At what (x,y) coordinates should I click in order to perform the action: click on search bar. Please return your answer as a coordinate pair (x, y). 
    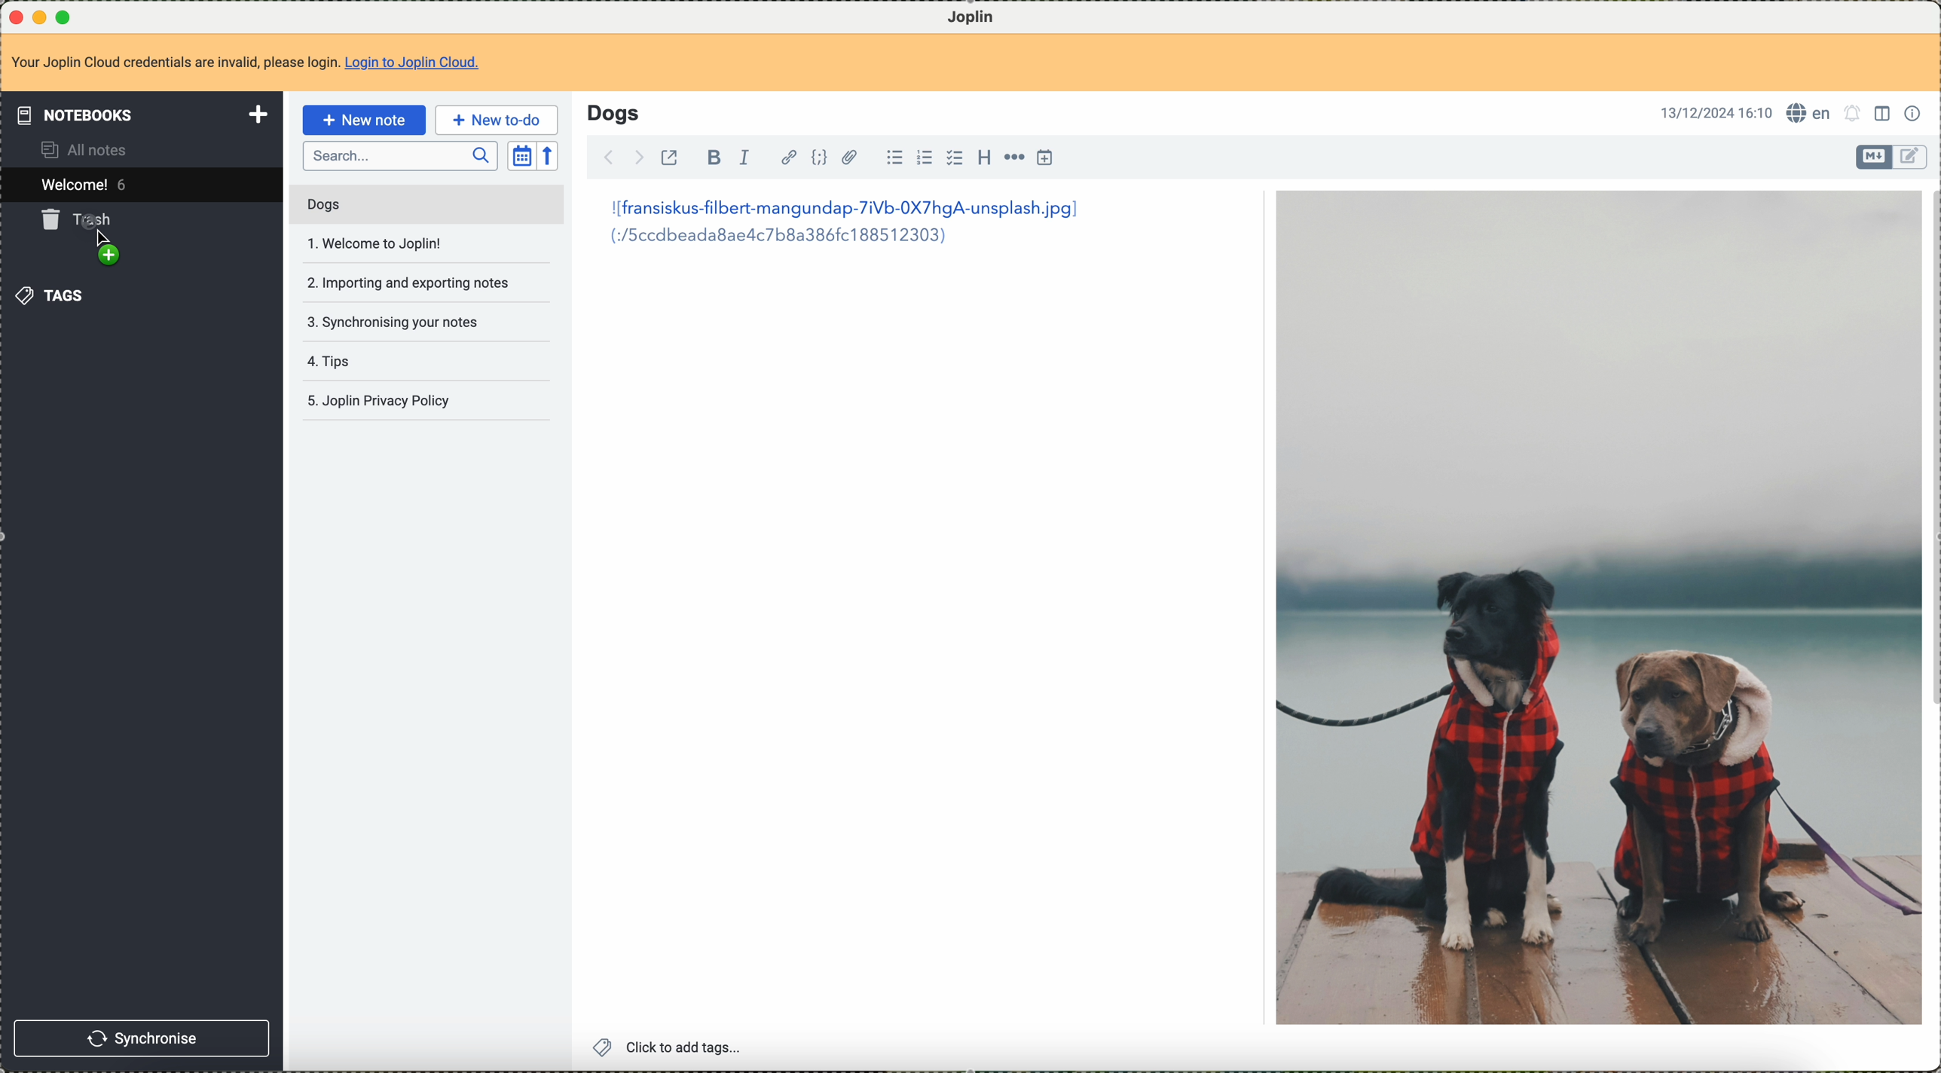
    Looking at the image, I should click on (399, 154).